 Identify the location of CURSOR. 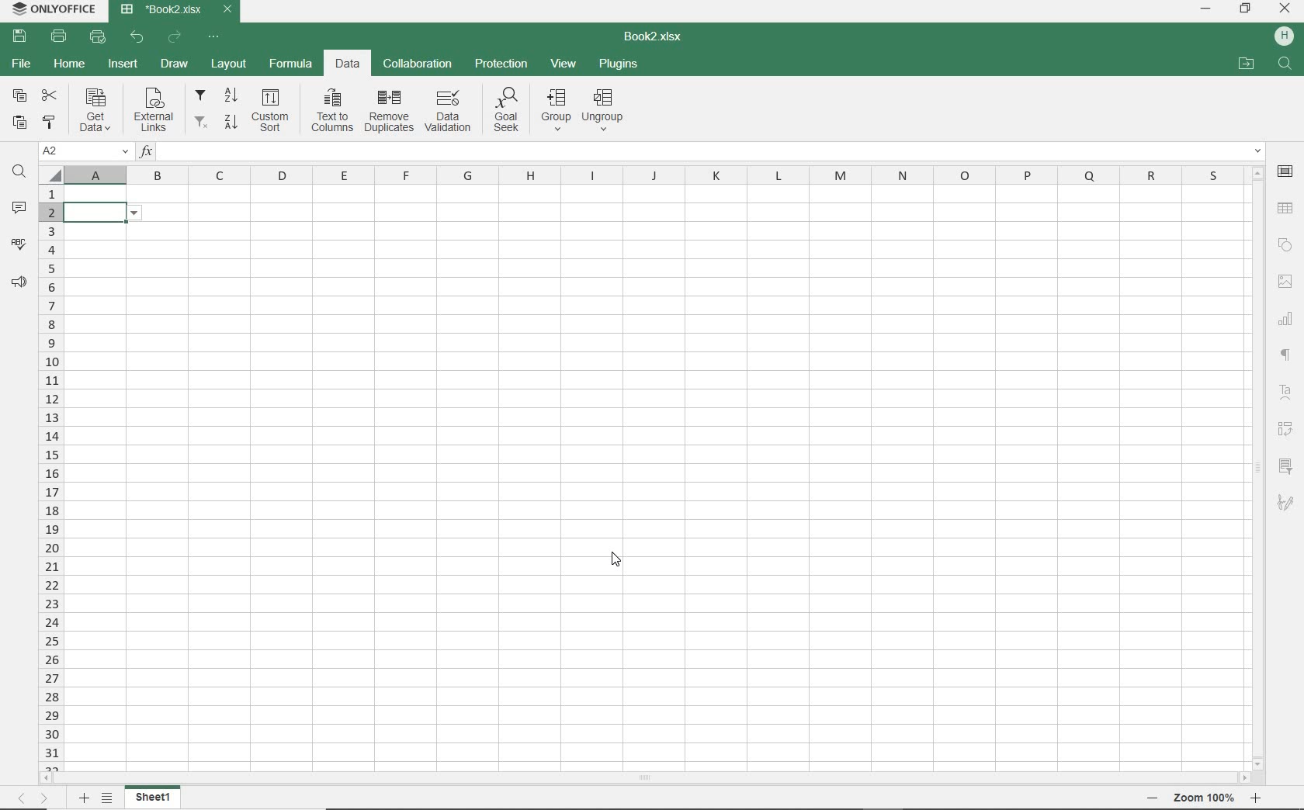
(616, 559).